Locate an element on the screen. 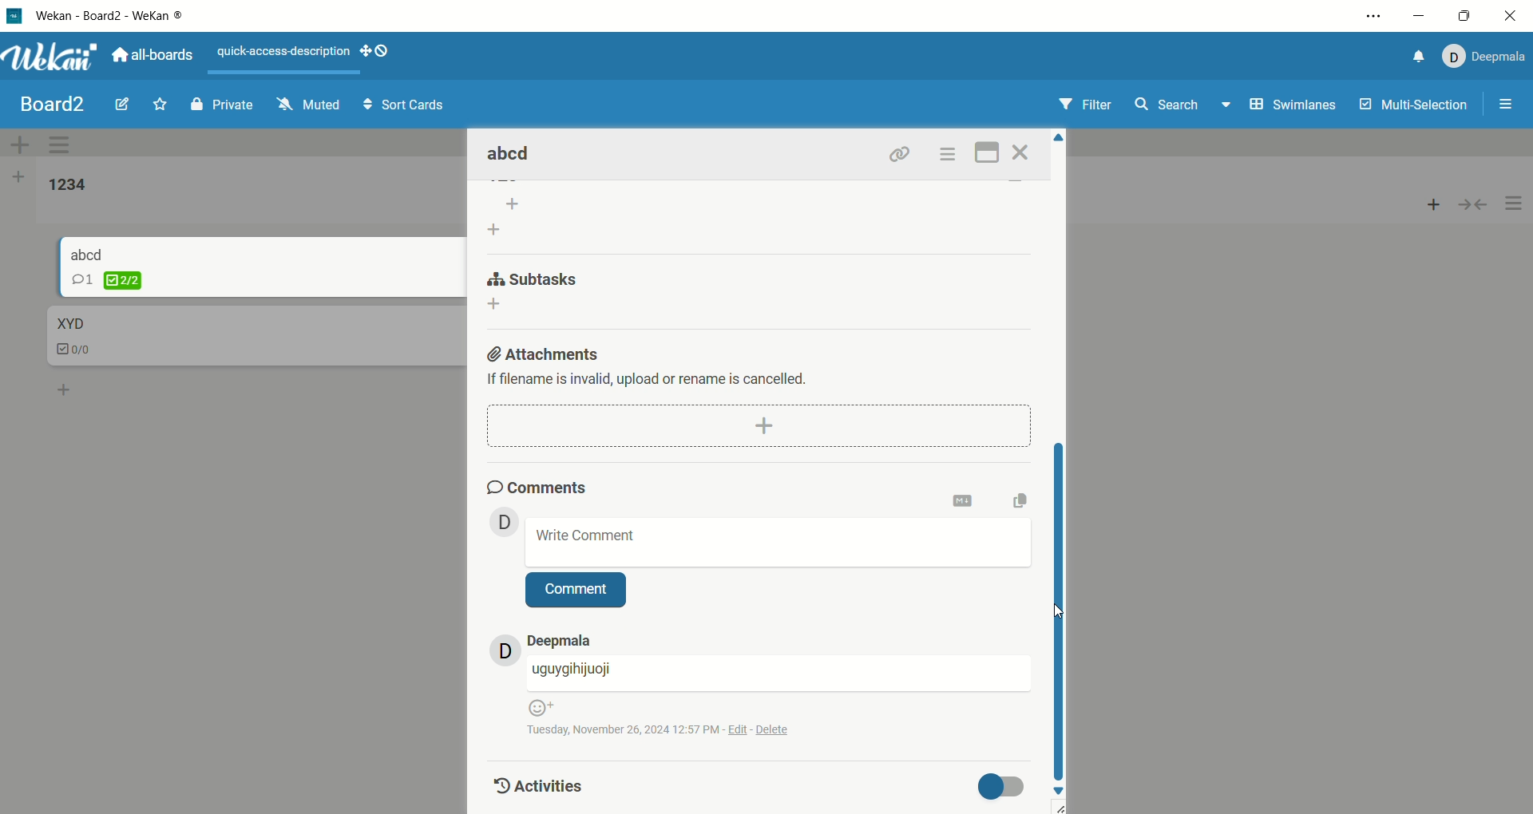 This screenshot has width=1533, height=814. edit is located at coordinates (122, 102).